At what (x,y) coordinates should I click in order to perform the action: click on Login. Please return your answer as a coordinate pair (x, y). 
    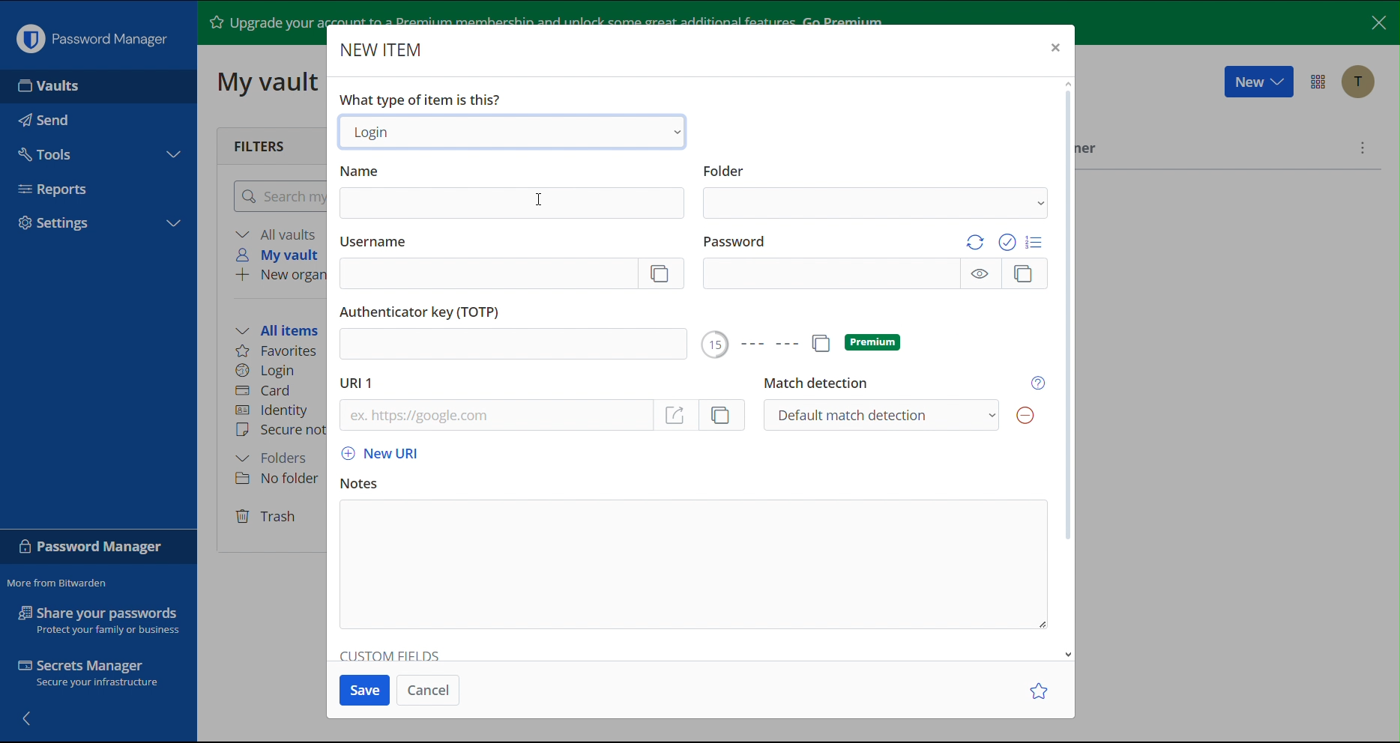
    Looking at the image, I should click on (268, 371).